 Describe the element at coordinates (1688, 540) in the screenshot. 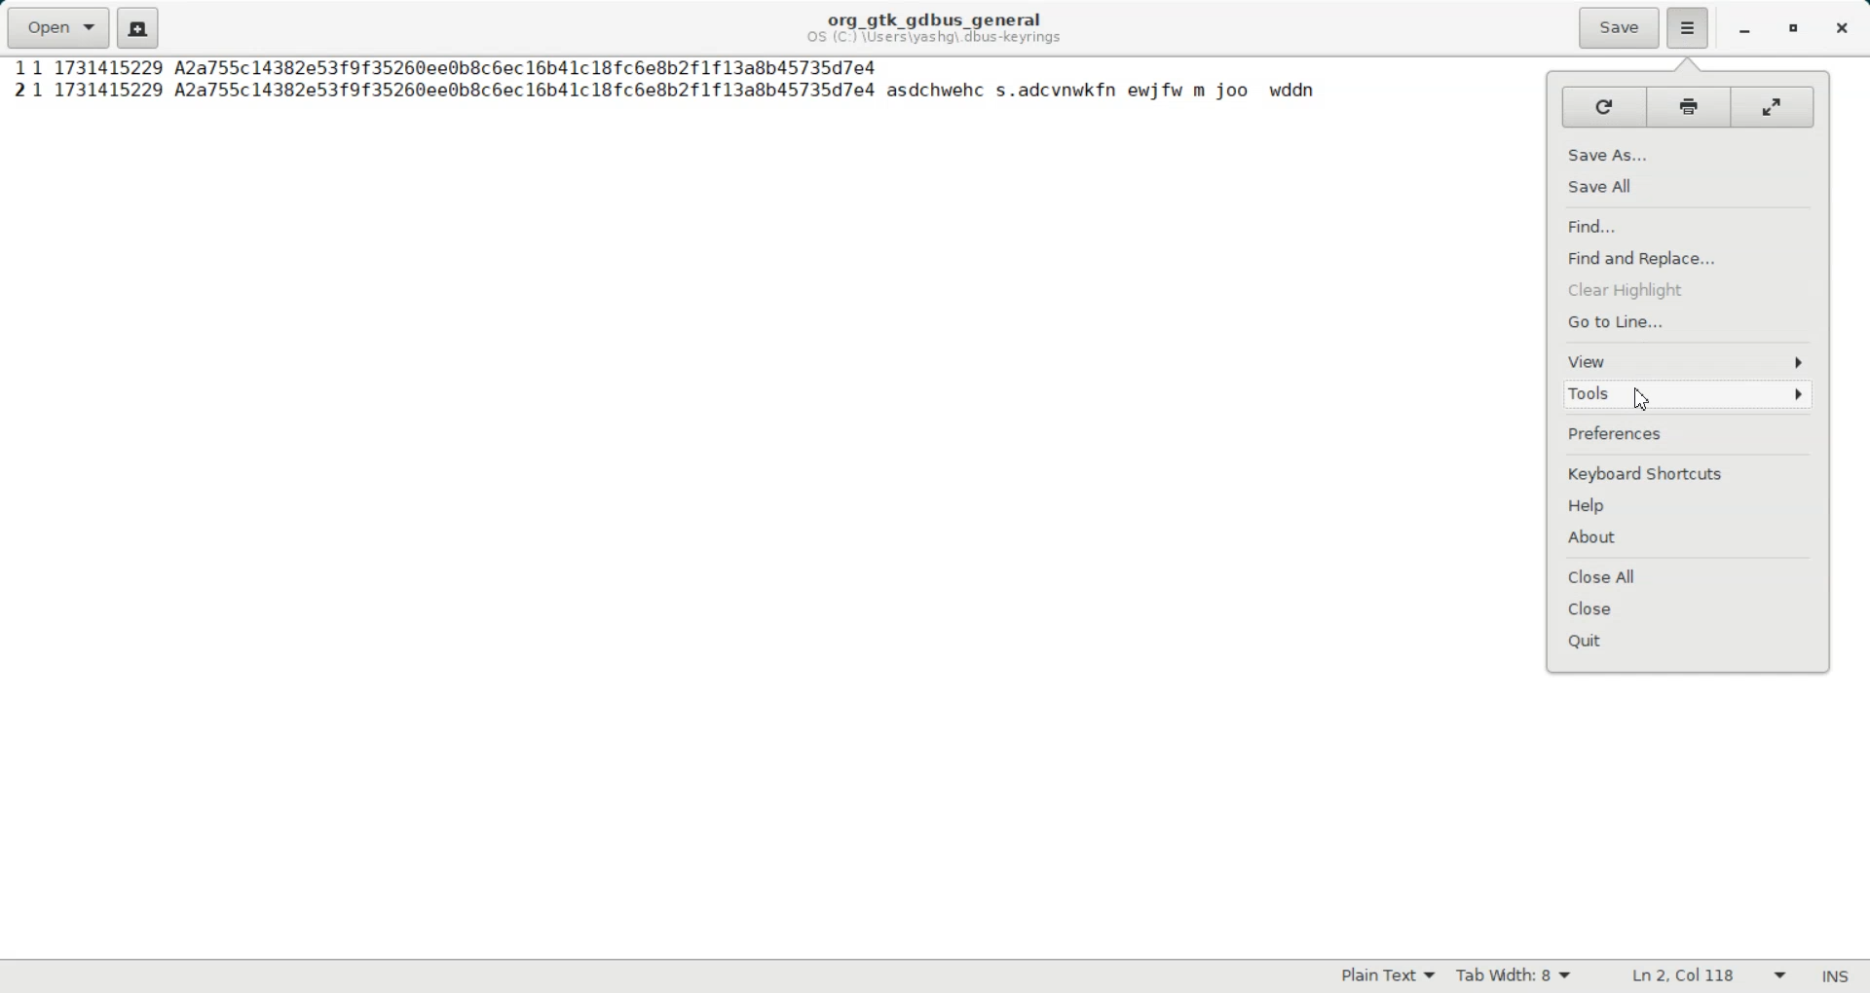

I see `About` at that location.